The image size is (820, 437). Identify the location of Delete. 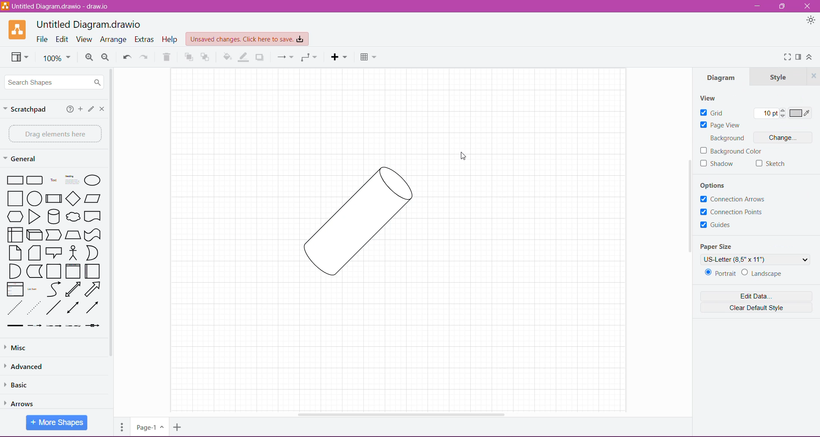
(168, 57).